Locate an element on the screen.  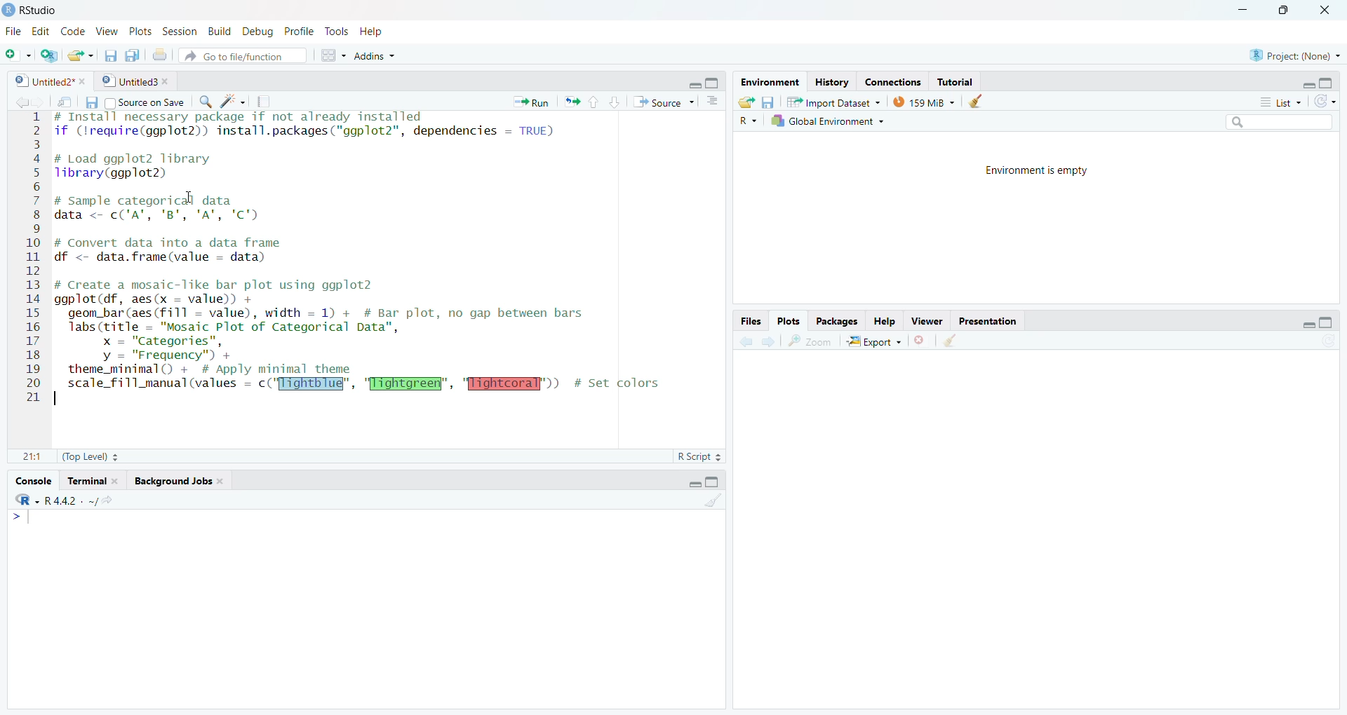
Search is located at coordinates (1278, 121).